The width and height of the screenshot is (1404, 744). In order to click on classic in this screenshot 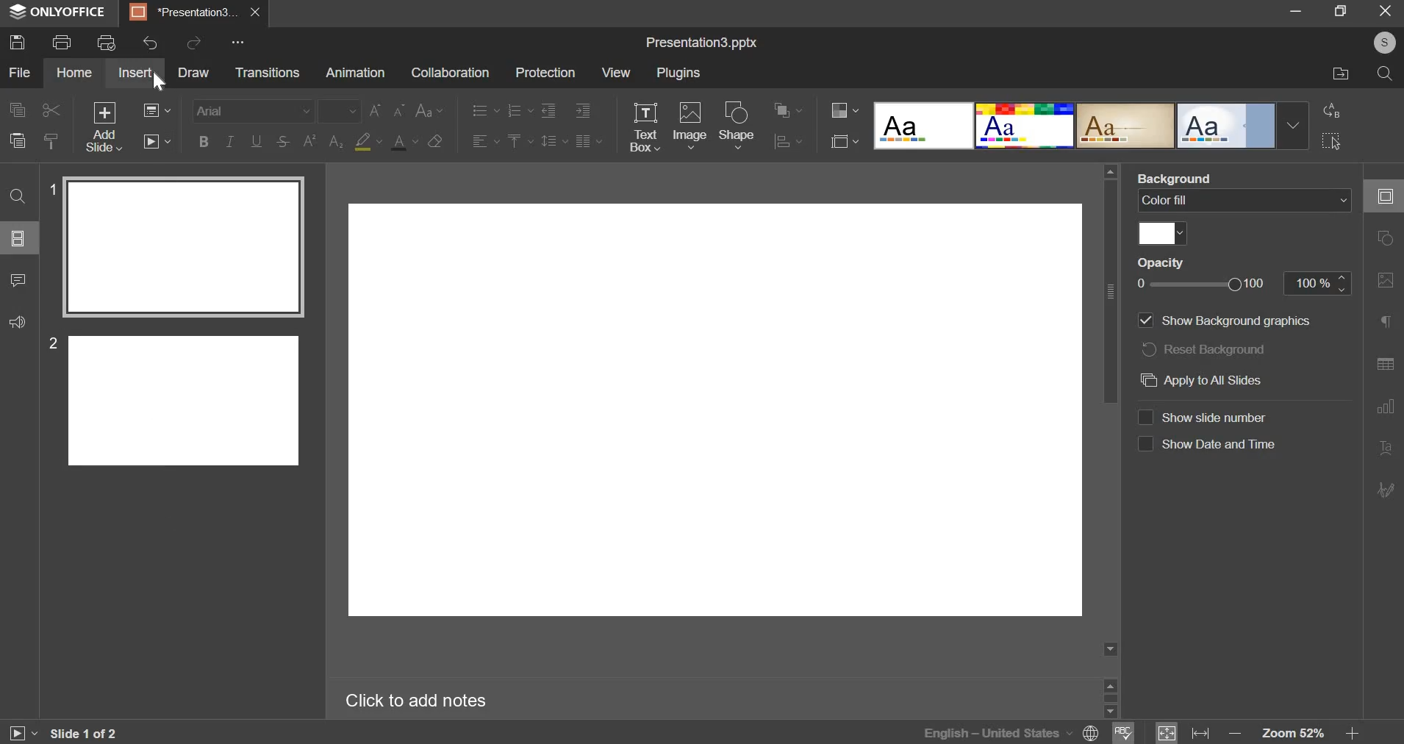, I will do `click(1125, 125)`.